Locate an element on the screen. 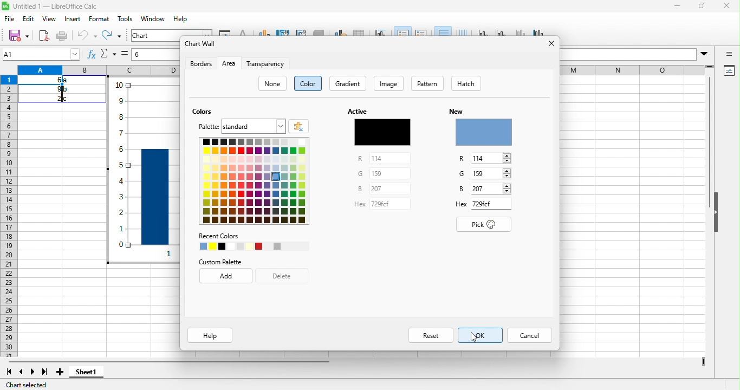 This screenshot has height=390, width=740. 2 is located at coordinates (53, 99).